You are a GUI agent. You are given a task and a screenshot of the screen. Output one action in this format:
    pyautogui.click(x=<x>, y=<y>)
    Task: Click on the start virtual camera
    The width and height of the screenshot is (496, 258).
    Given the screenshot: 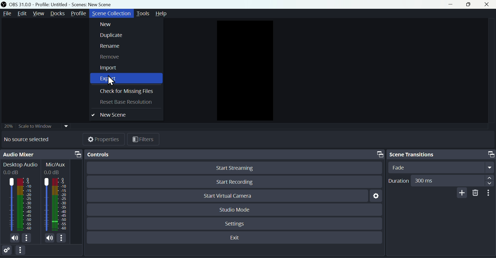 What is the action you would take?
    pyautogui.click(x=232, y=196)
    